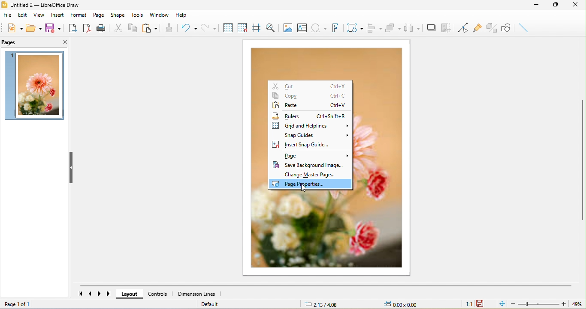 This screenshot has width=586, height=309. What do you see at coordinates (545, 304) in the screenshot?
I see `zoom` at bounding box center [545, 304].